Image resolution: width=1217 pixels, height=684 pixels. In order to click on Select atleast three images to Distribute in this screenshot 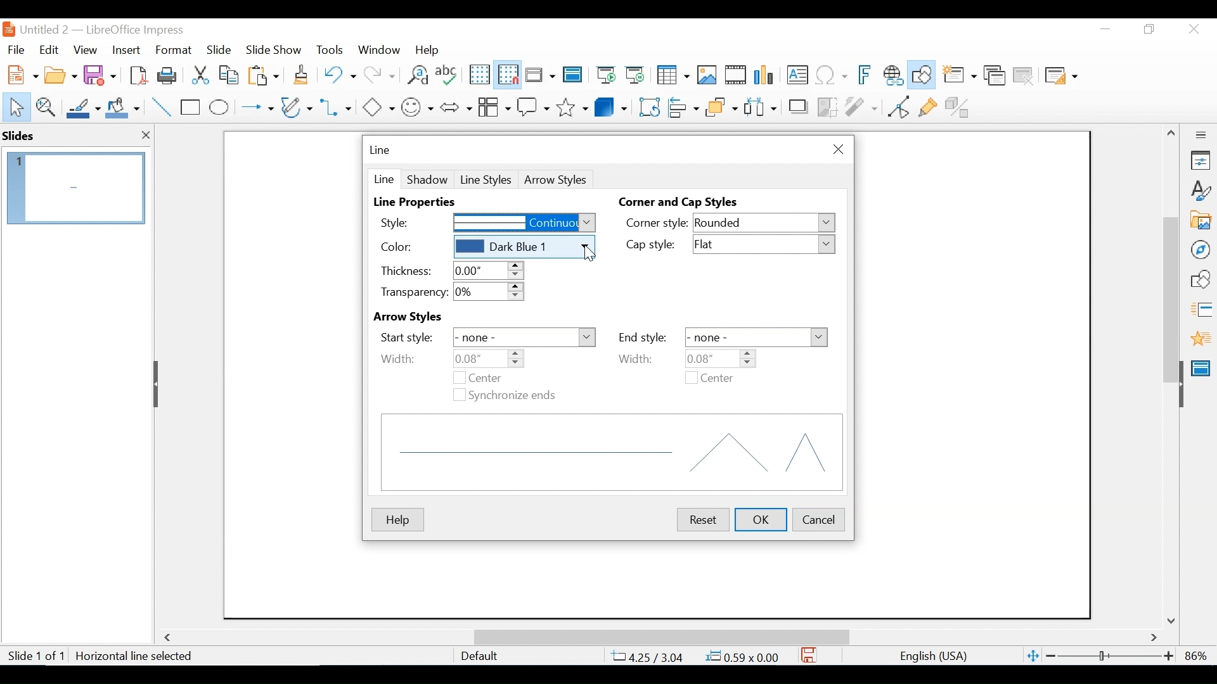, I will do `click(760, 106)`.